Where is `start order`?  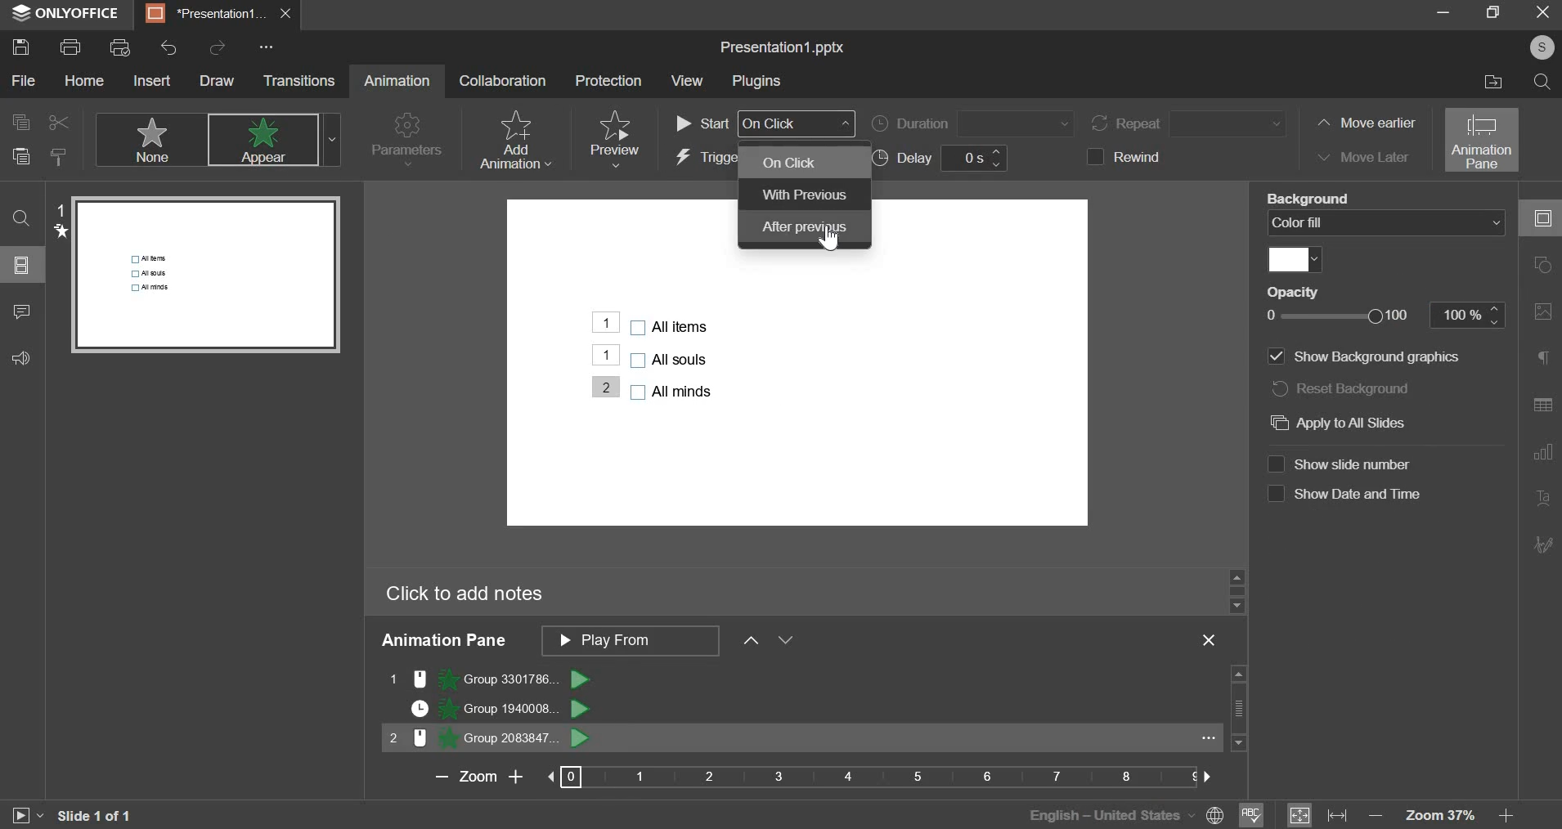 start order is located at coordinates (761, 123).